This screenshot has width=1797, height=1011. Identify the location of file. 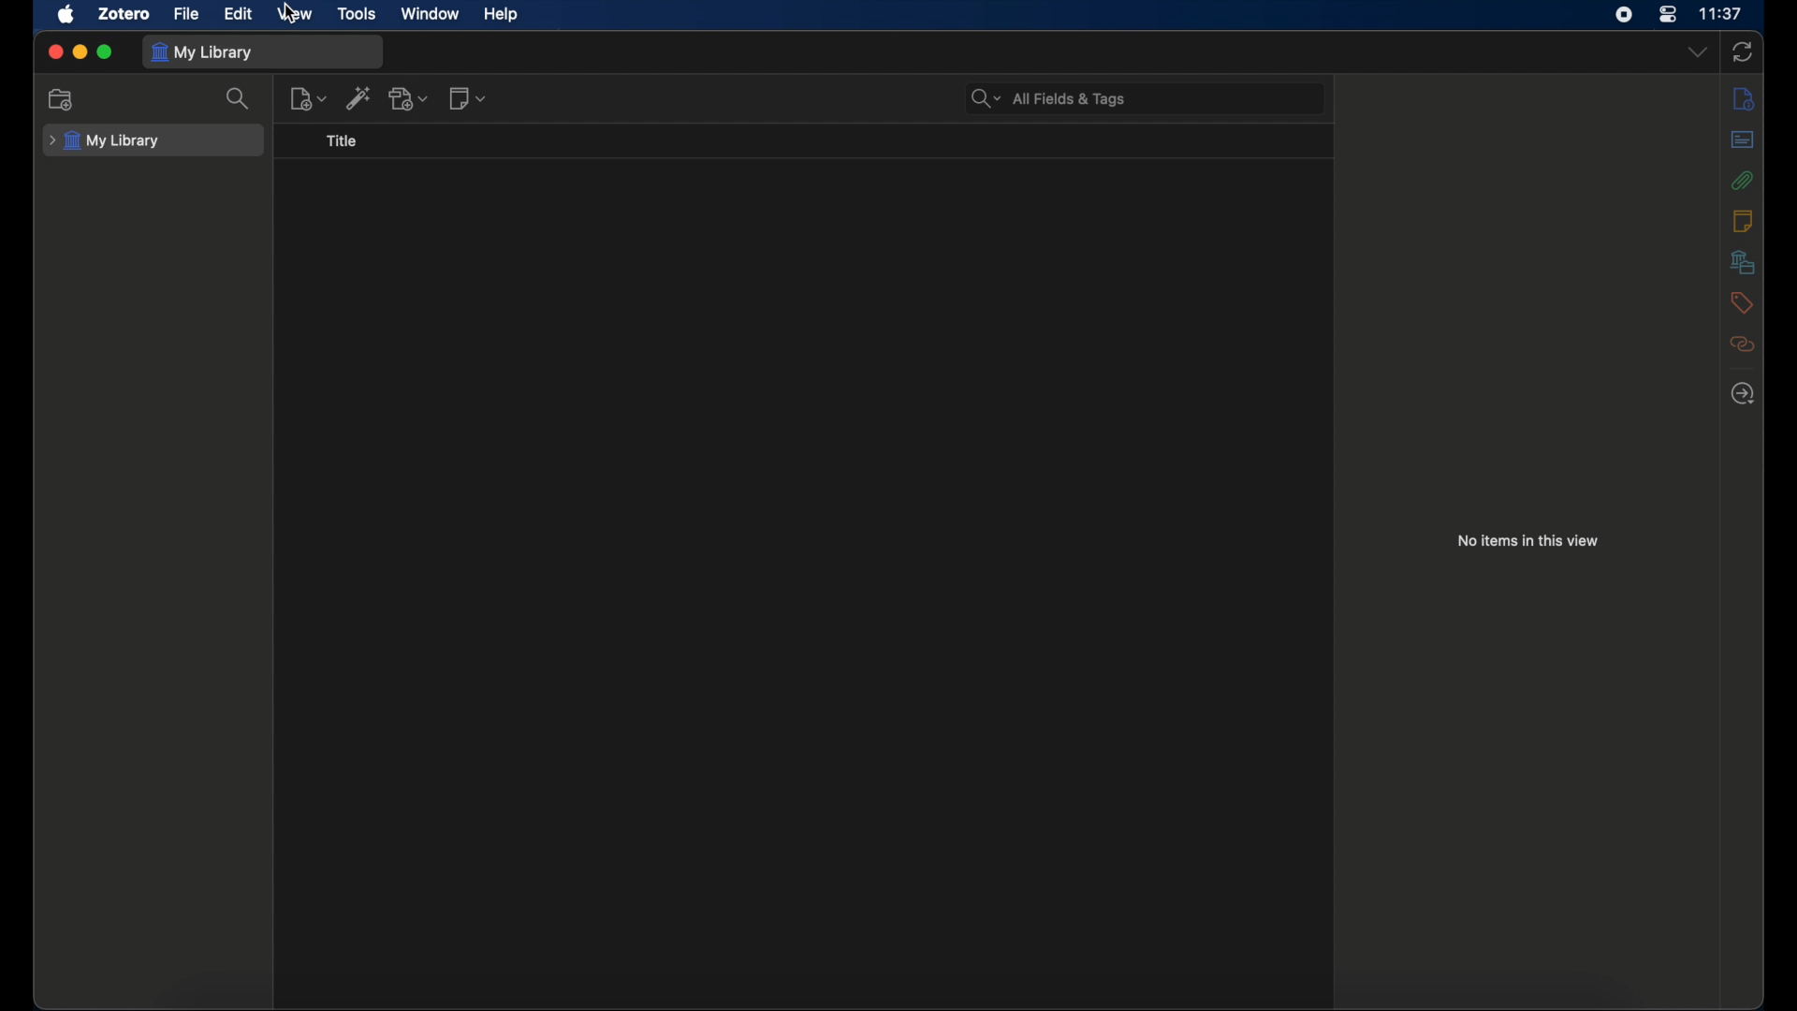
(187, 14).